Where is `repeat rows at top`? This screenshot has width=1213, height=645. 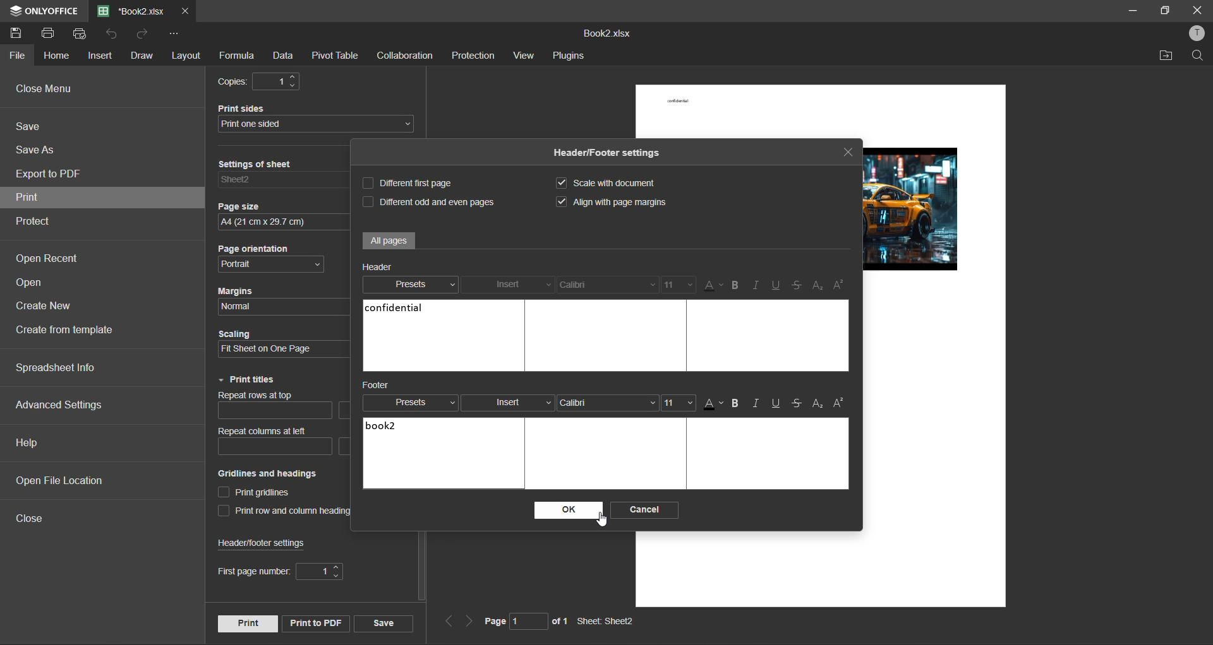
repeat rows at top is located at coordinates (284, 406).